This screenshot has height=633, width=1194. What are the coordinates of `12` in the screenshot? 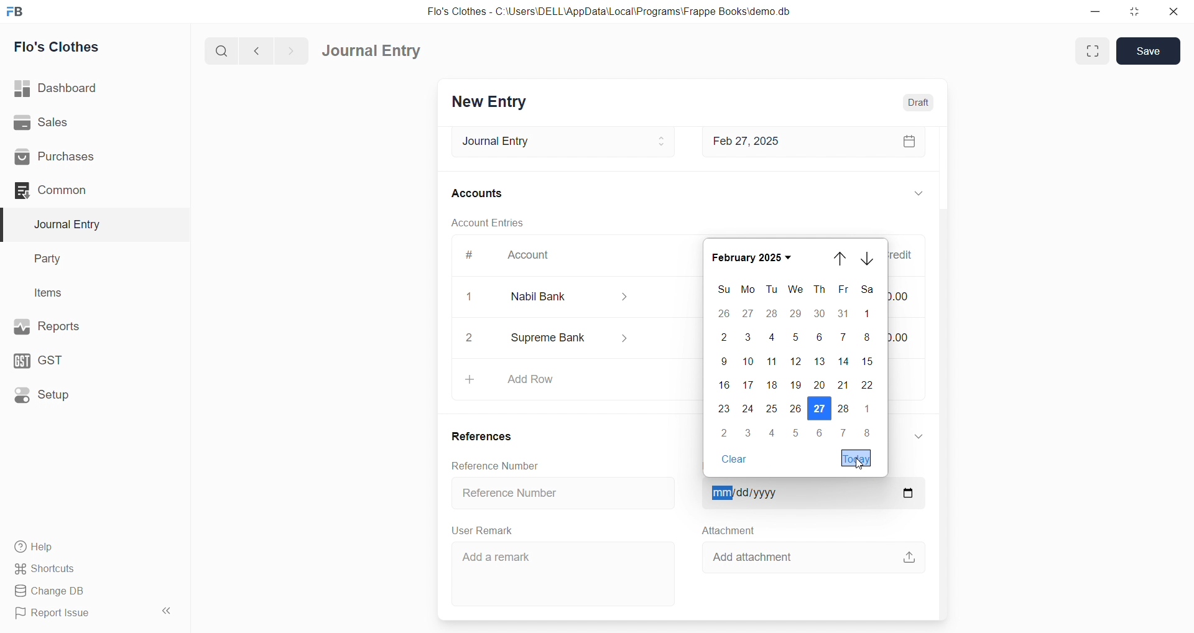 It's located at (795, 362).